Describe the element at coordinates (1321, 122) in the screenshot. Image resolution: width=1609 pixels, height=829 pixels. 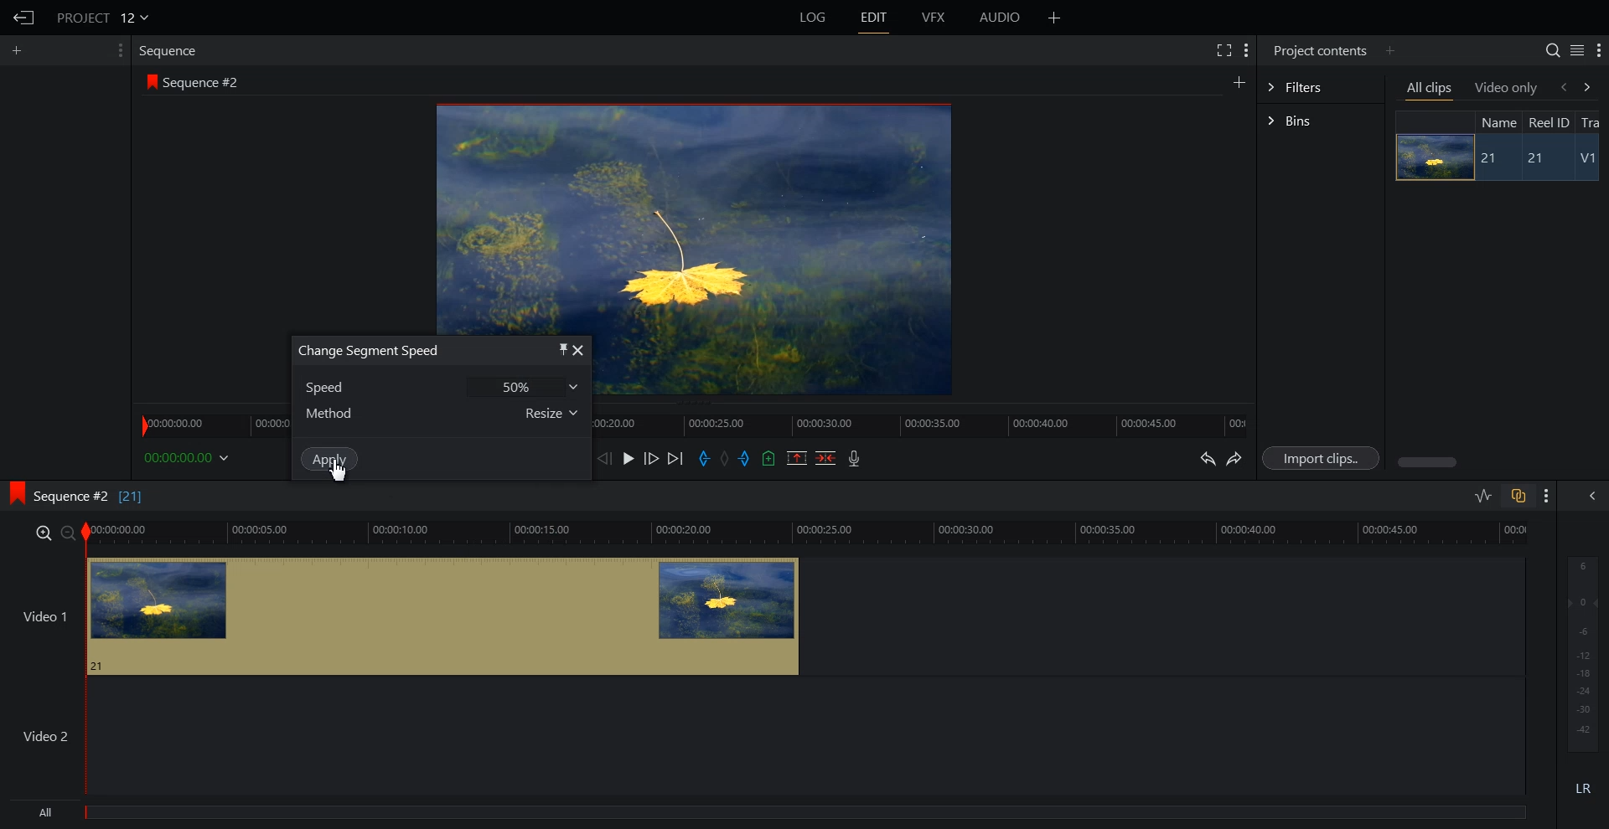
I see `Bins` at that location.